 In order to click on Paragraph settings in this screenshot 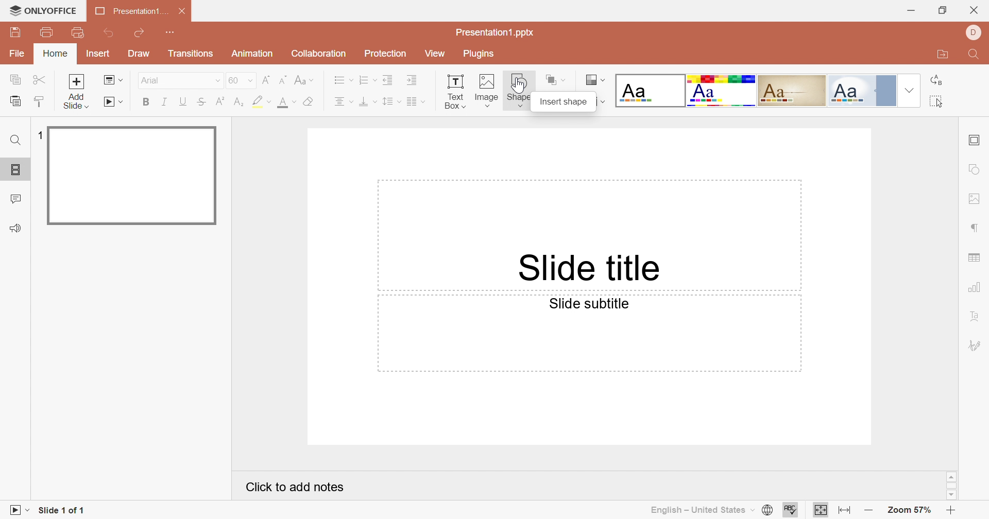, I will do `click(975, 229)`.